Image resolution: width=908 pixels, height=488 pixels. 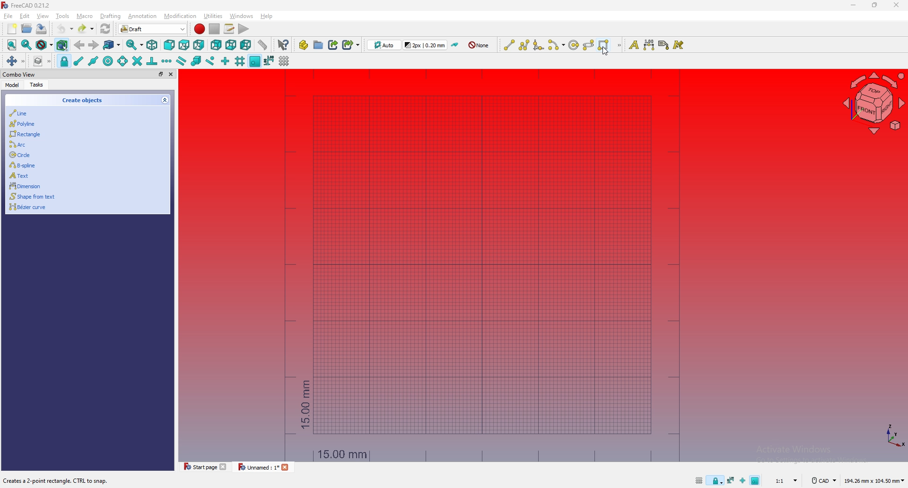 I want to click on snap midpoint, so click(x=93, y=61).